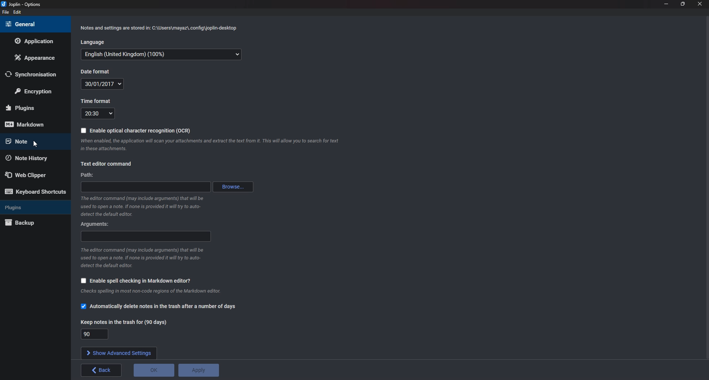 Image resolution: width=709 pixels, height=380 pixels. What do you see at coordinates (32, 125) in the screenshot?
I see `mark down` at bounding box center [32, 125].